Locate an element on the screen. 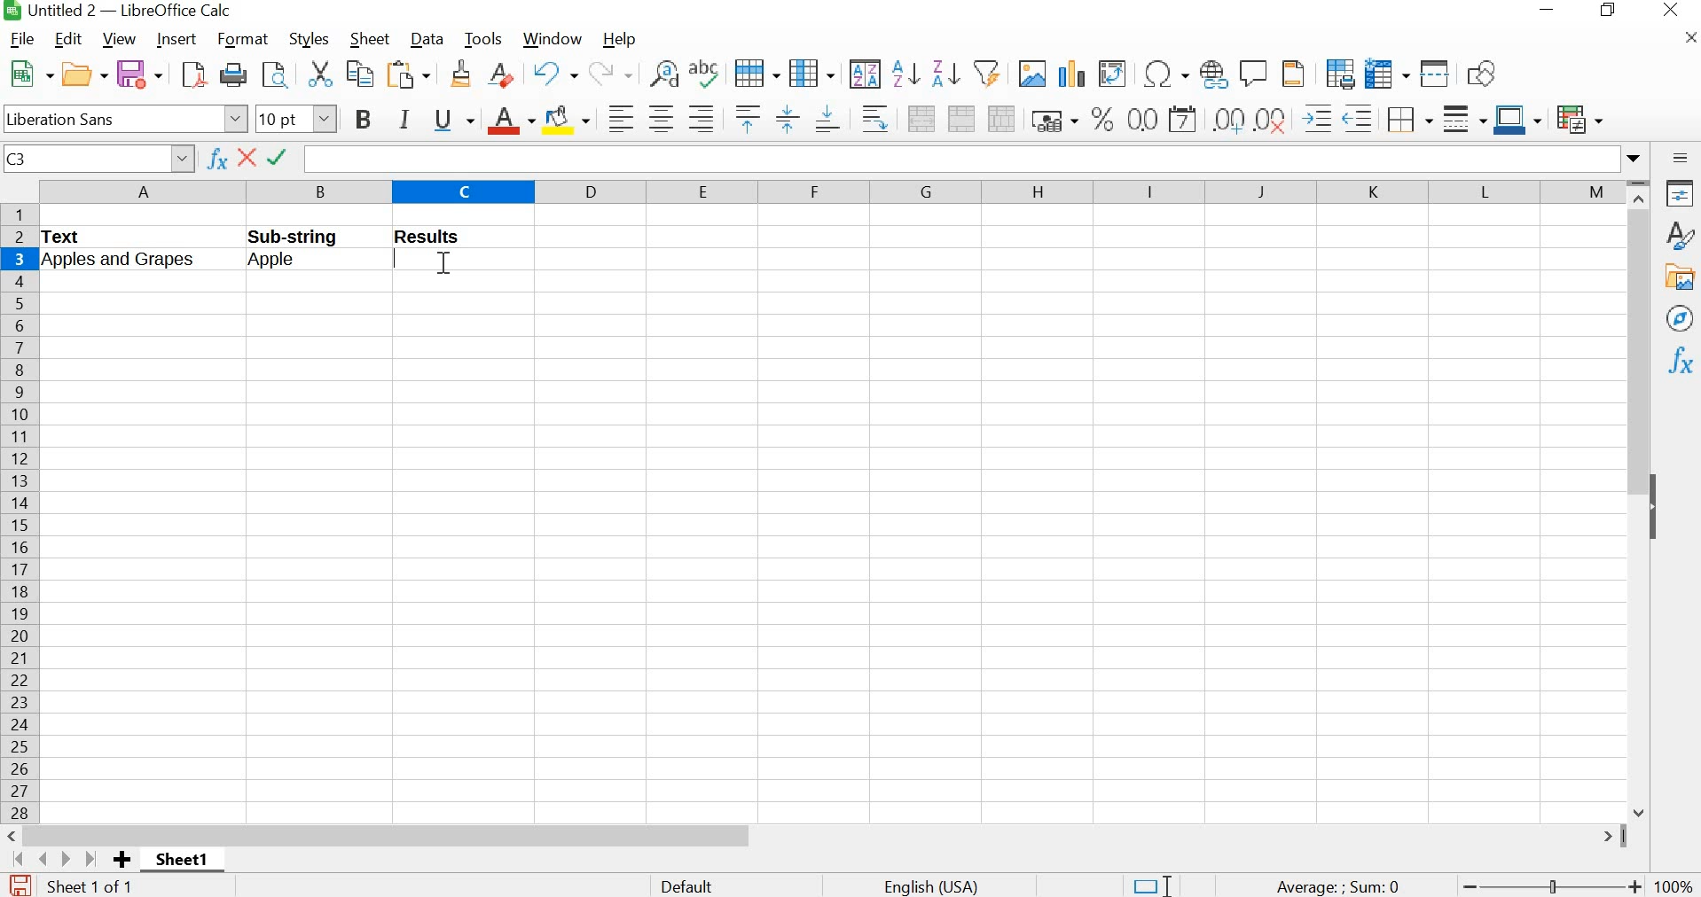 Image resolution: width=1701 pixels, height=897 pixels. open is located at coordinates (83, 71).